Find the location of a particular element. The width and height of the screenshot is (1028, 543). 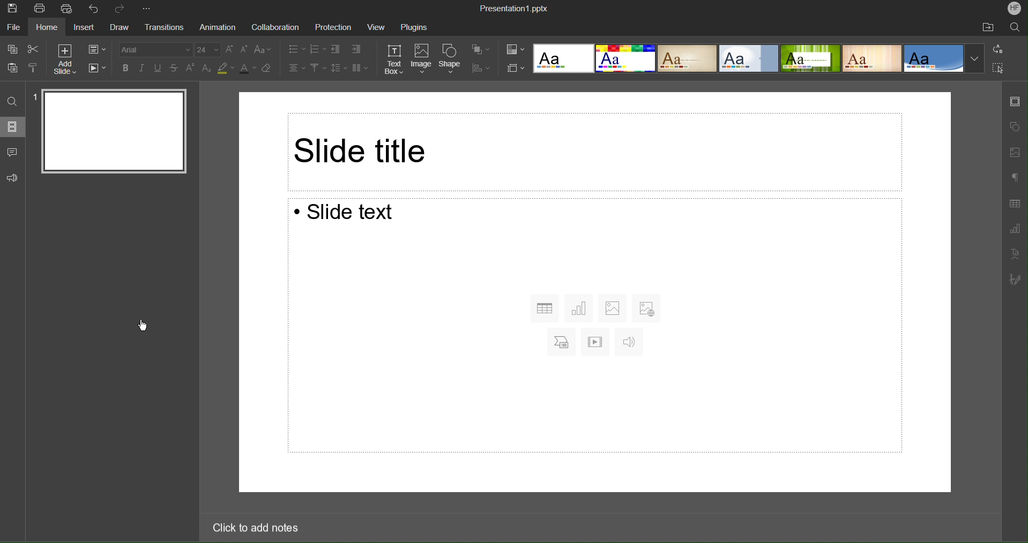

Search is located at coordinates (1016, 28).